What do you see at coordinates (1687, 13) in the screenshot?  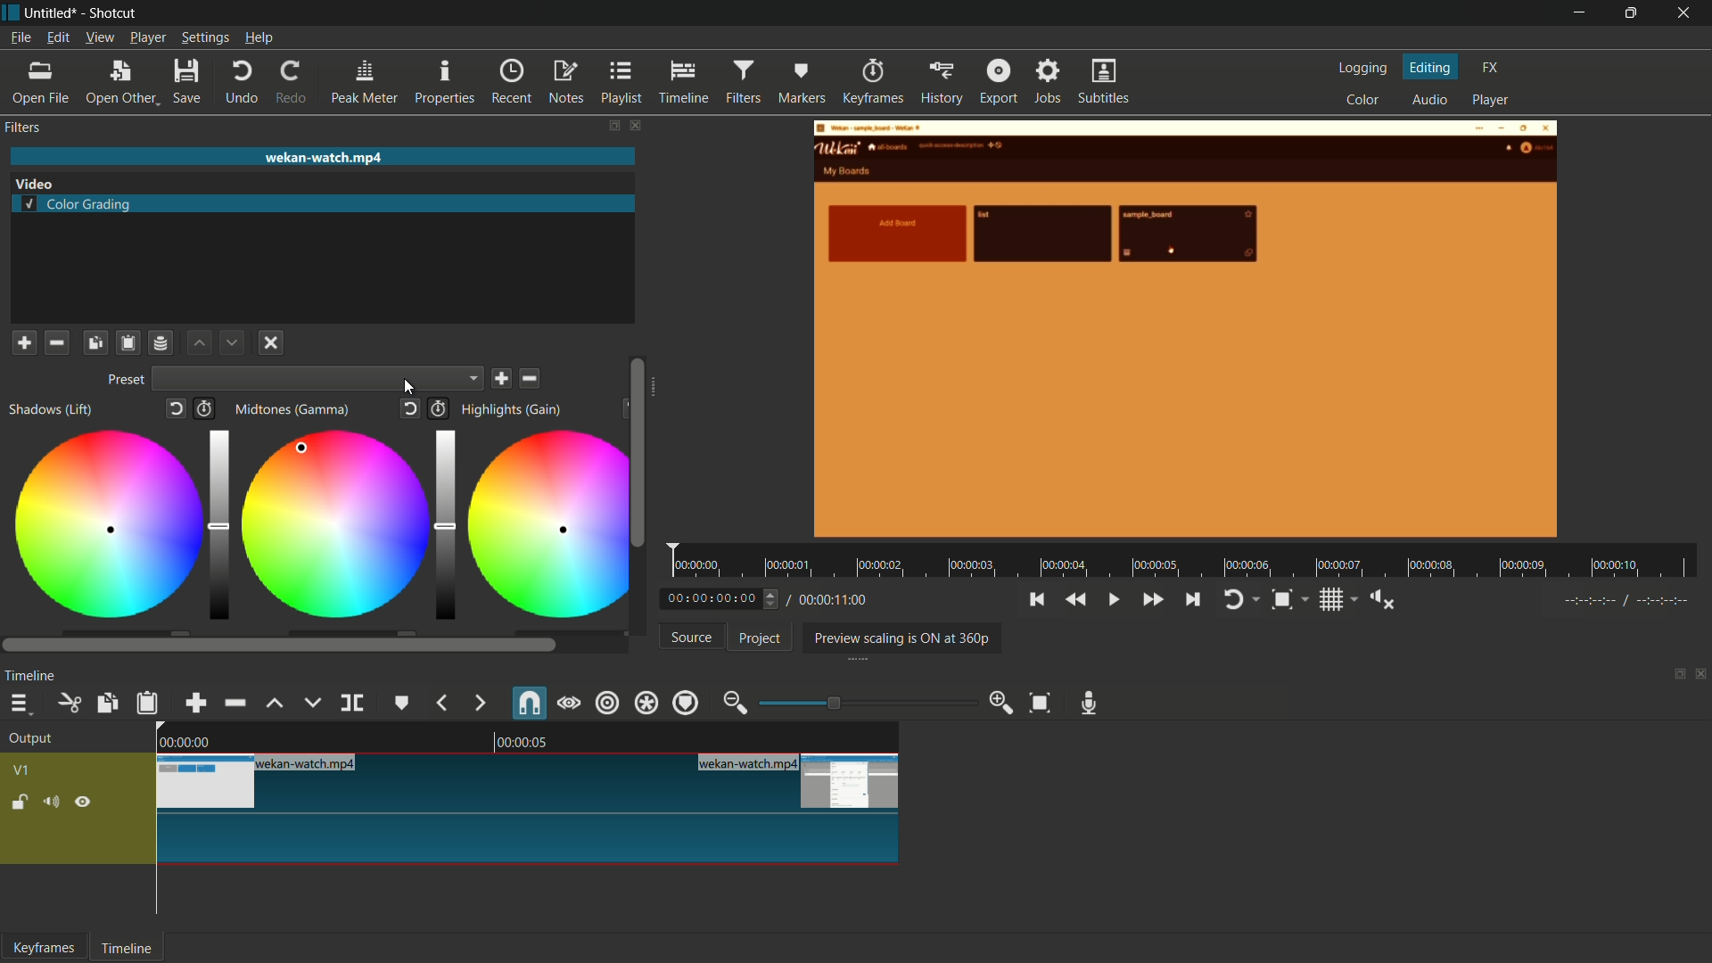 I see `close app` at bounding box center [1687, 13].